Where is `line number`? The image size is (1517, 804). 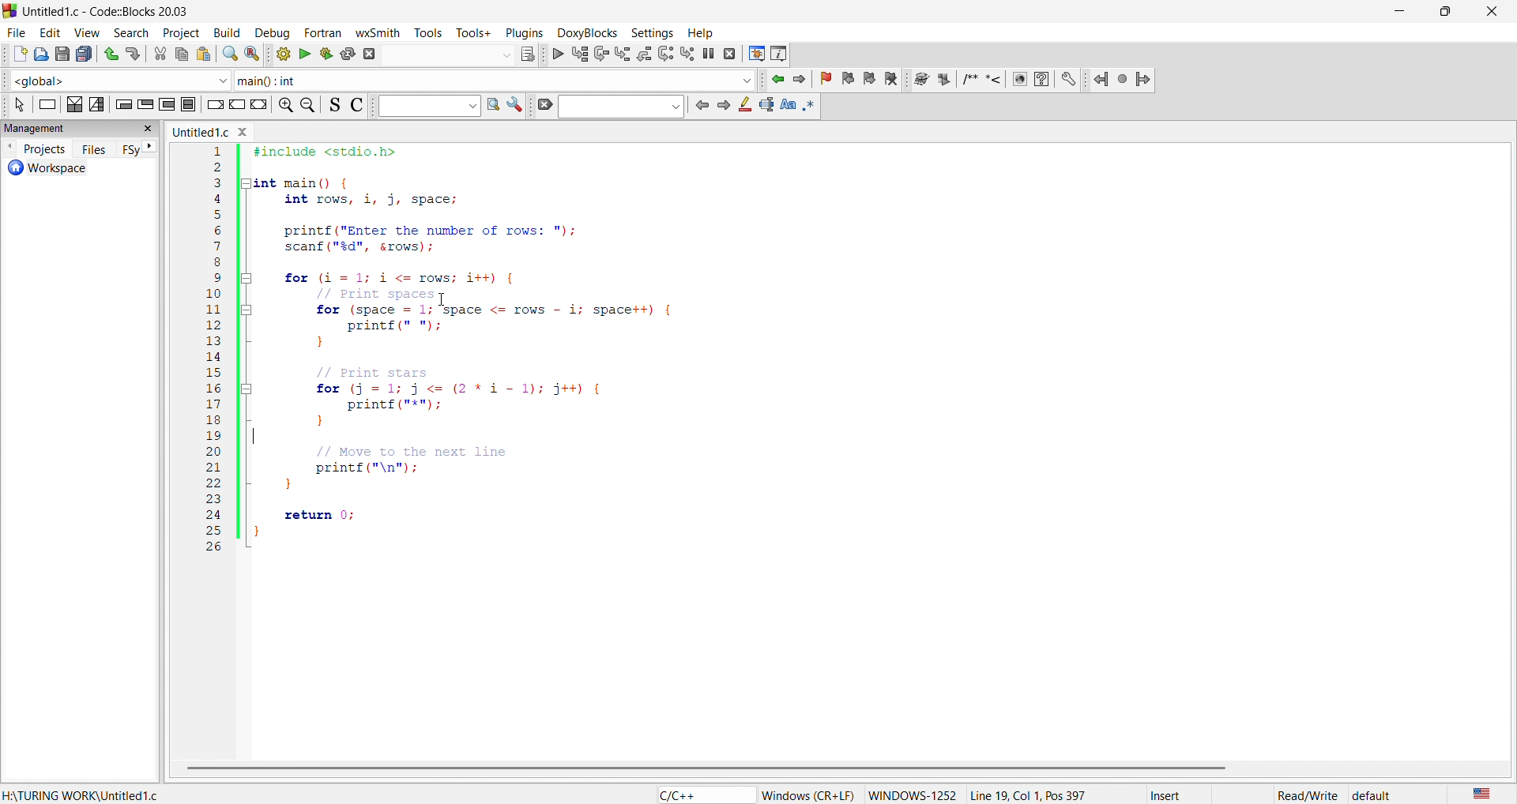
line number is located at coordinates (220, 351).